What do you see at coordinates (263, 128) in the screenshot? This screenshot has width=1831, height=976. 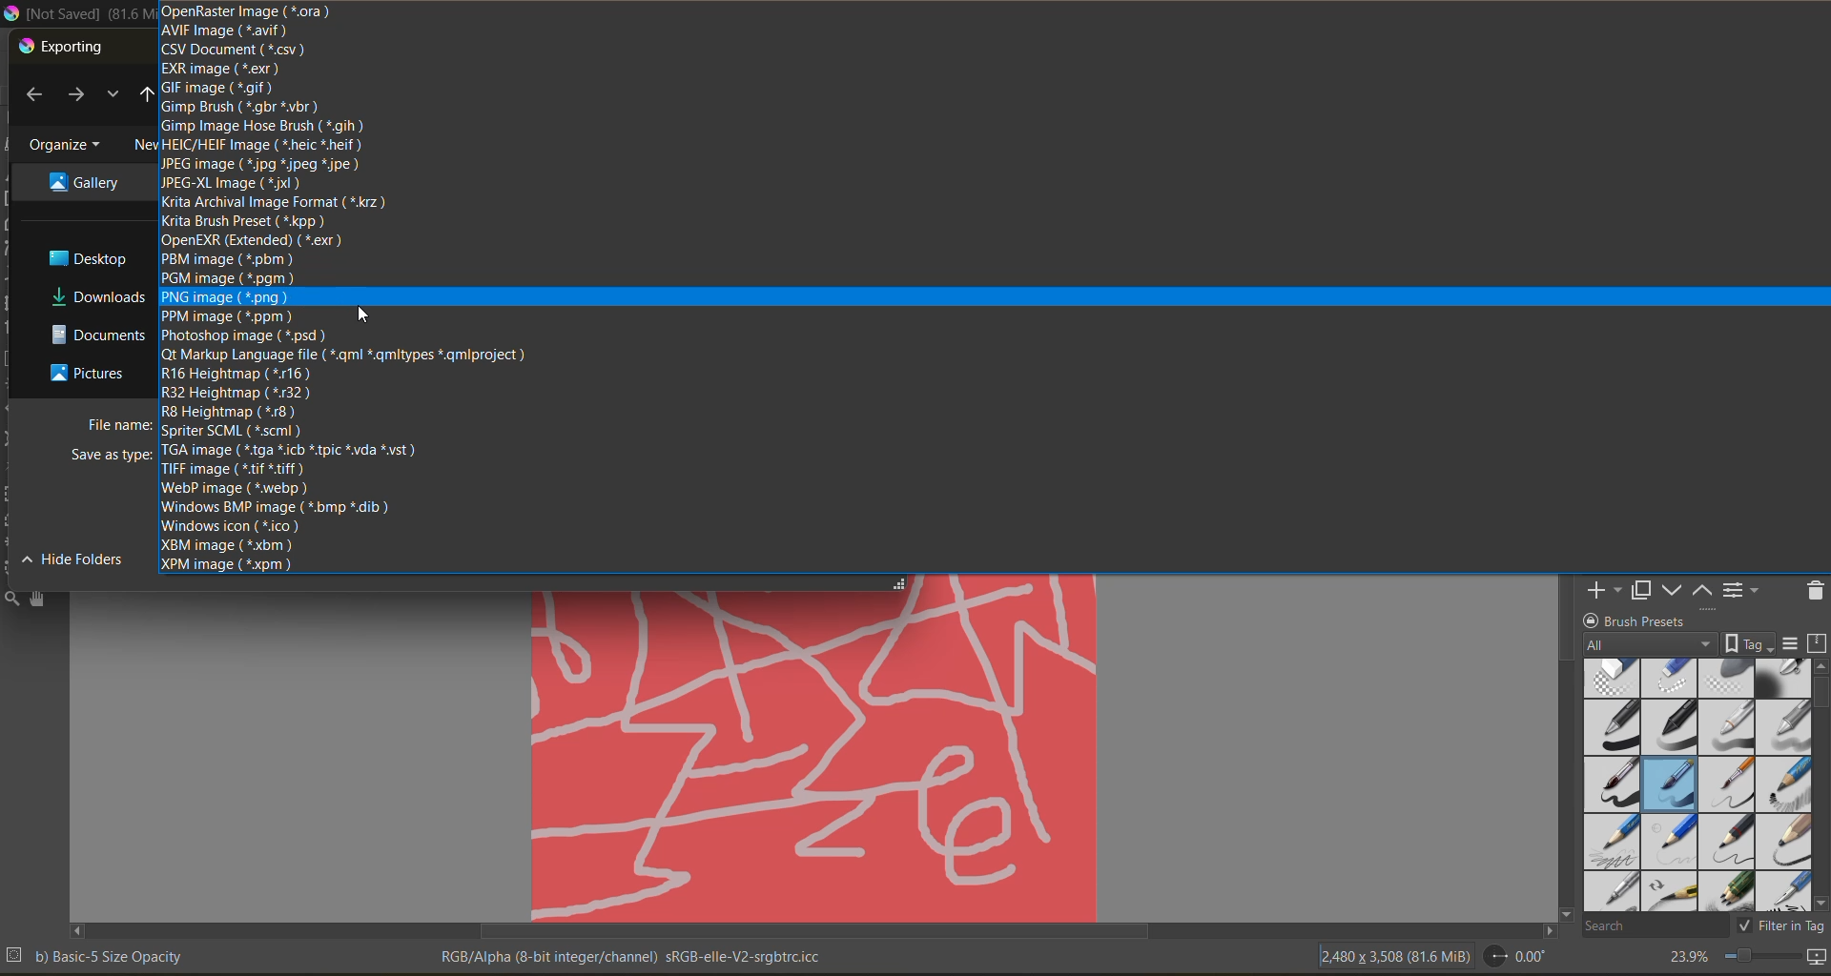 I see `gimp image hose brush` at bounding box center [263, 128].